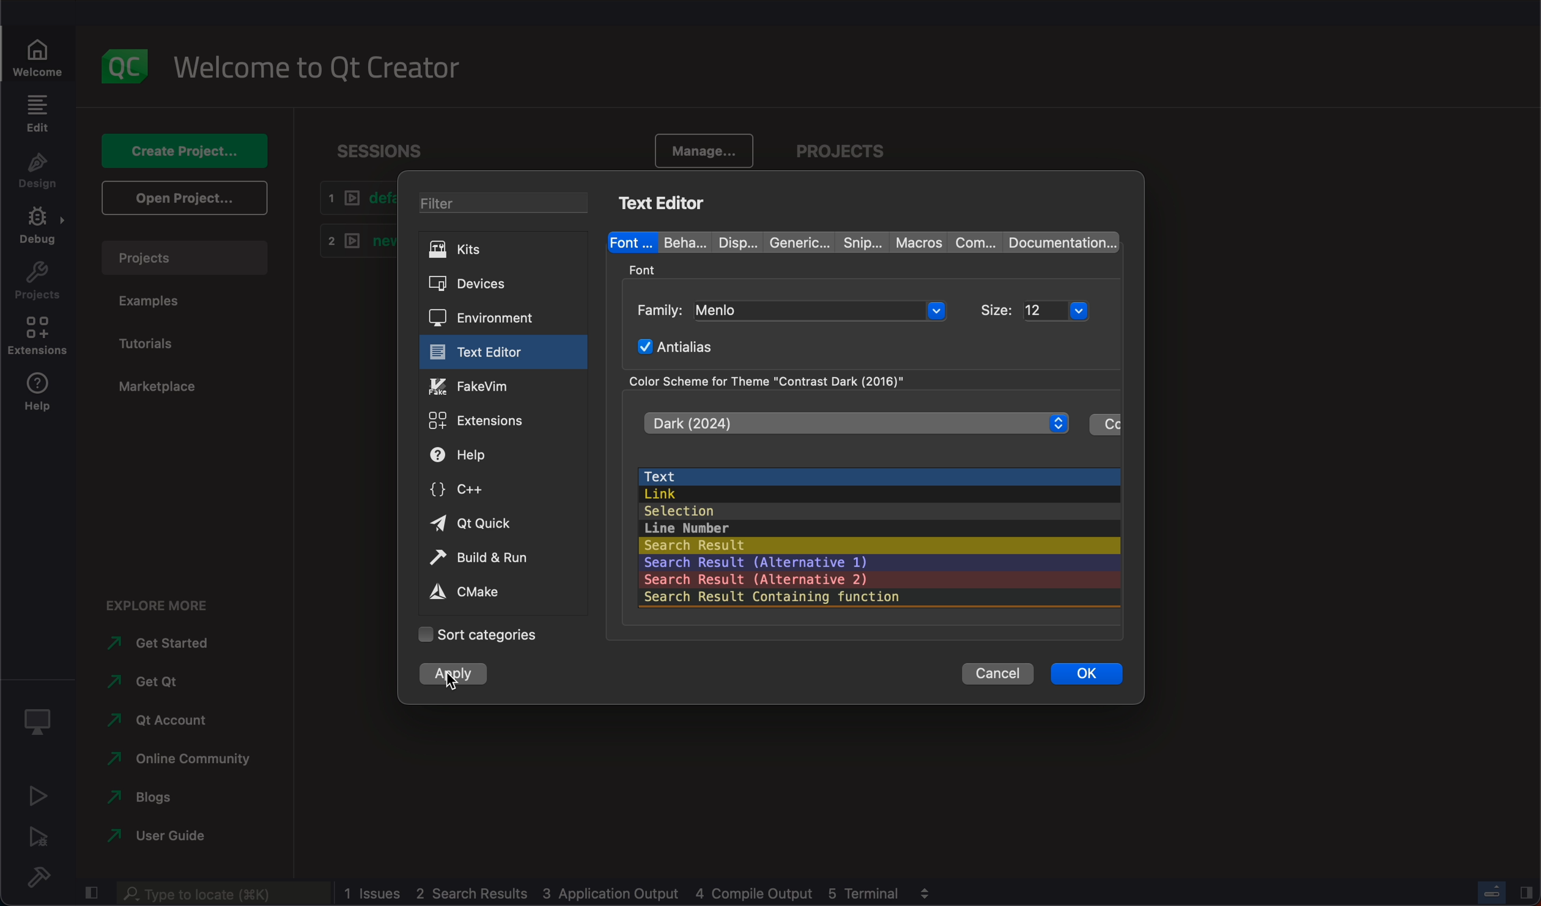 This screenshot has height=906, width=1541. I want to click on Menlo, so click(821, 312).